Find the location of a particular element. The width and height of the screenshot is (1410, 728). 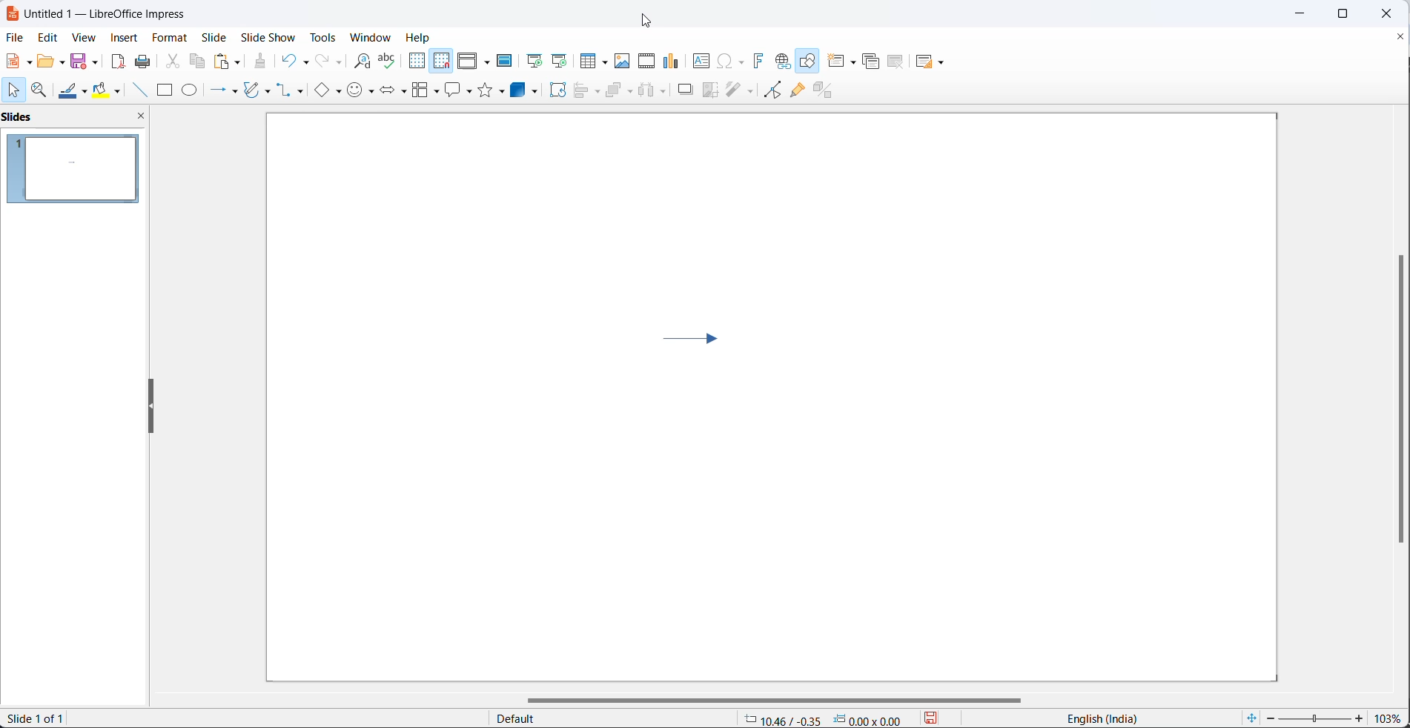

delete slide  is located at coordinates (896, 62).